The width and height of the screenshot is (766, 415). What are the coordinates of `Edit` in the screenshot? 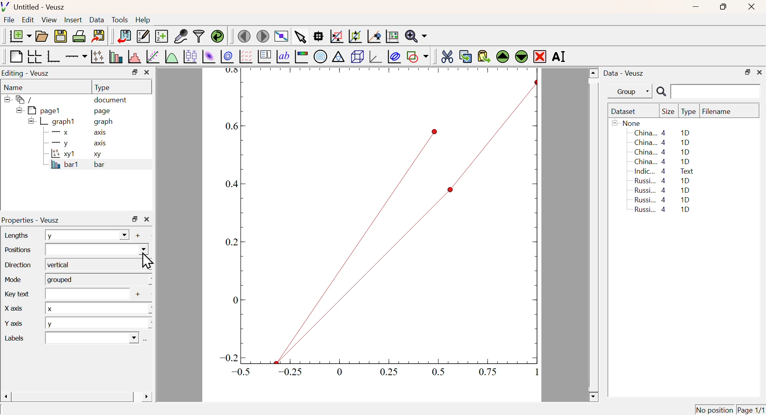 It's located at (28, 19).